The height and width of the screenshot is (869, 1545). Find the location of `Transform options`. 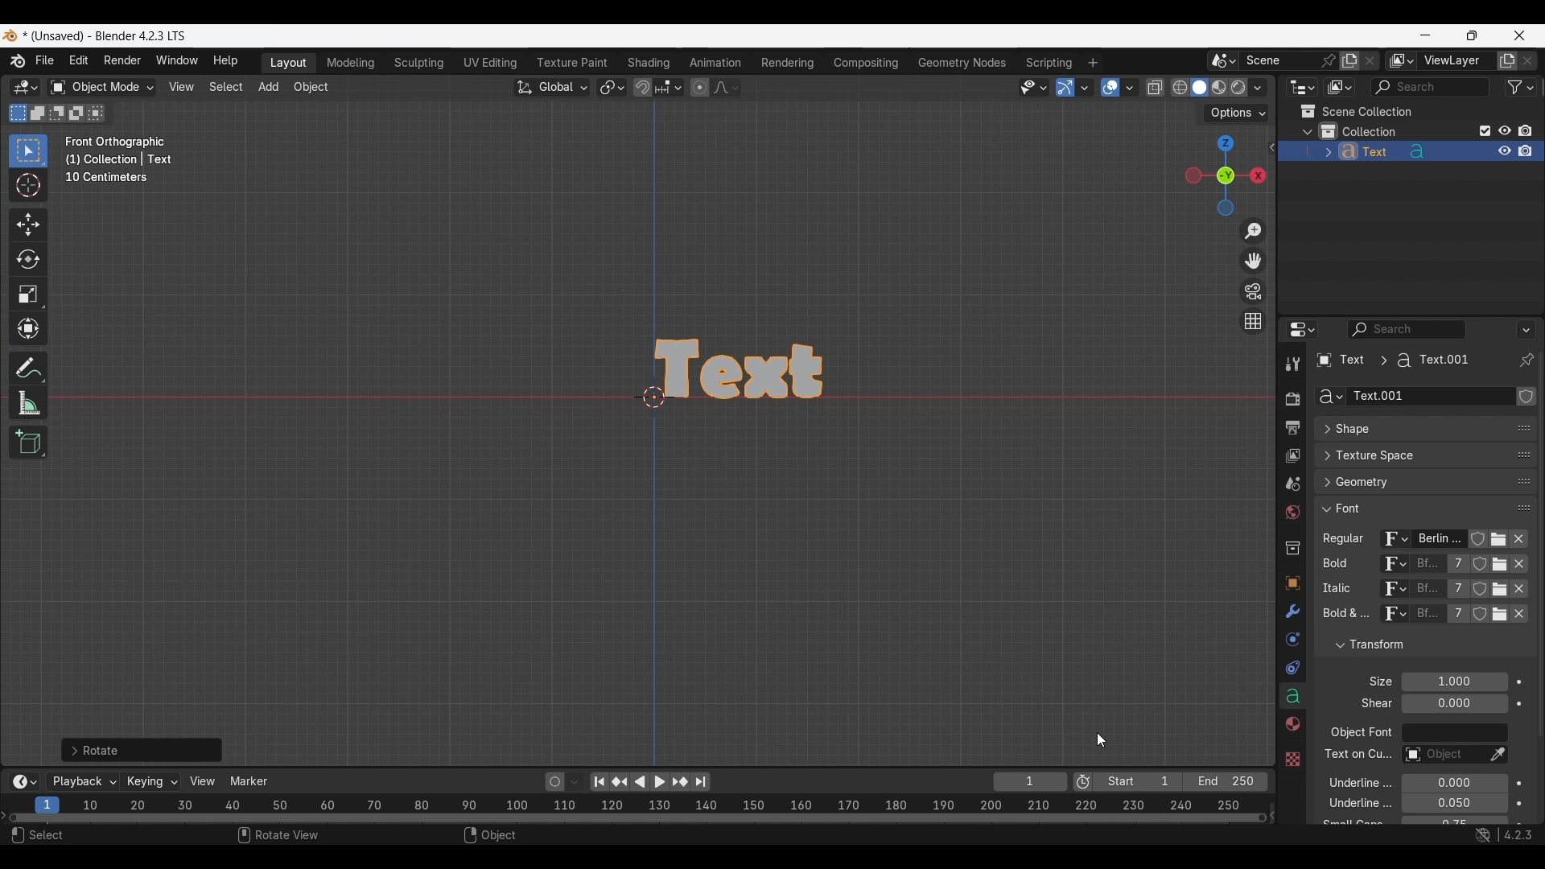

Transform options is located at coordinates (1236, 113).